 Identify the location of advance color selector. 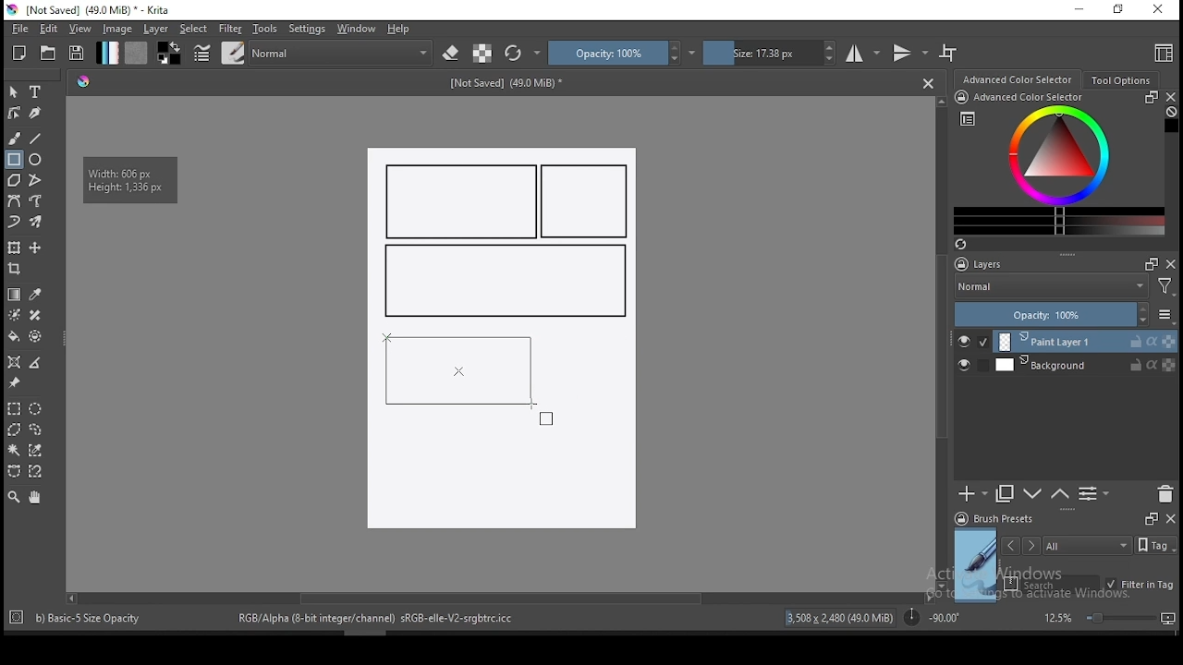
(1019, 79).